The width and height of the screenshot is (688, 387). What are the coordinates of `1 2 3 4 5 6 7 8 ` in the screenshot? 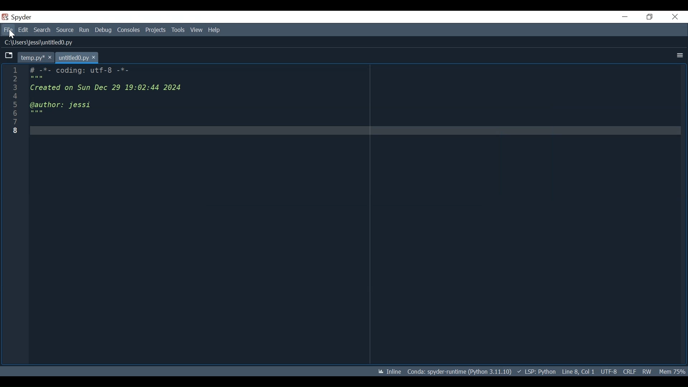 It's located at (14, 101).